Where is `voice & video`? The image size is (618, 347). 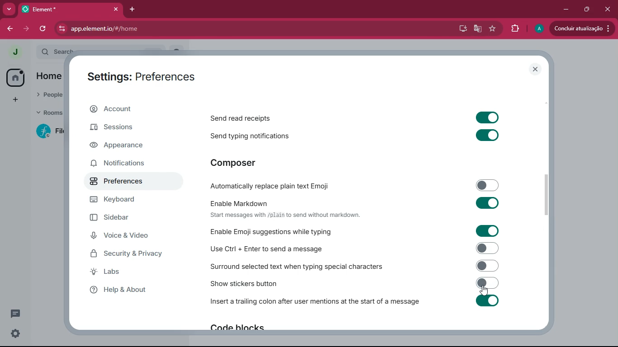
voice & video is located at coordinates (127, 236).